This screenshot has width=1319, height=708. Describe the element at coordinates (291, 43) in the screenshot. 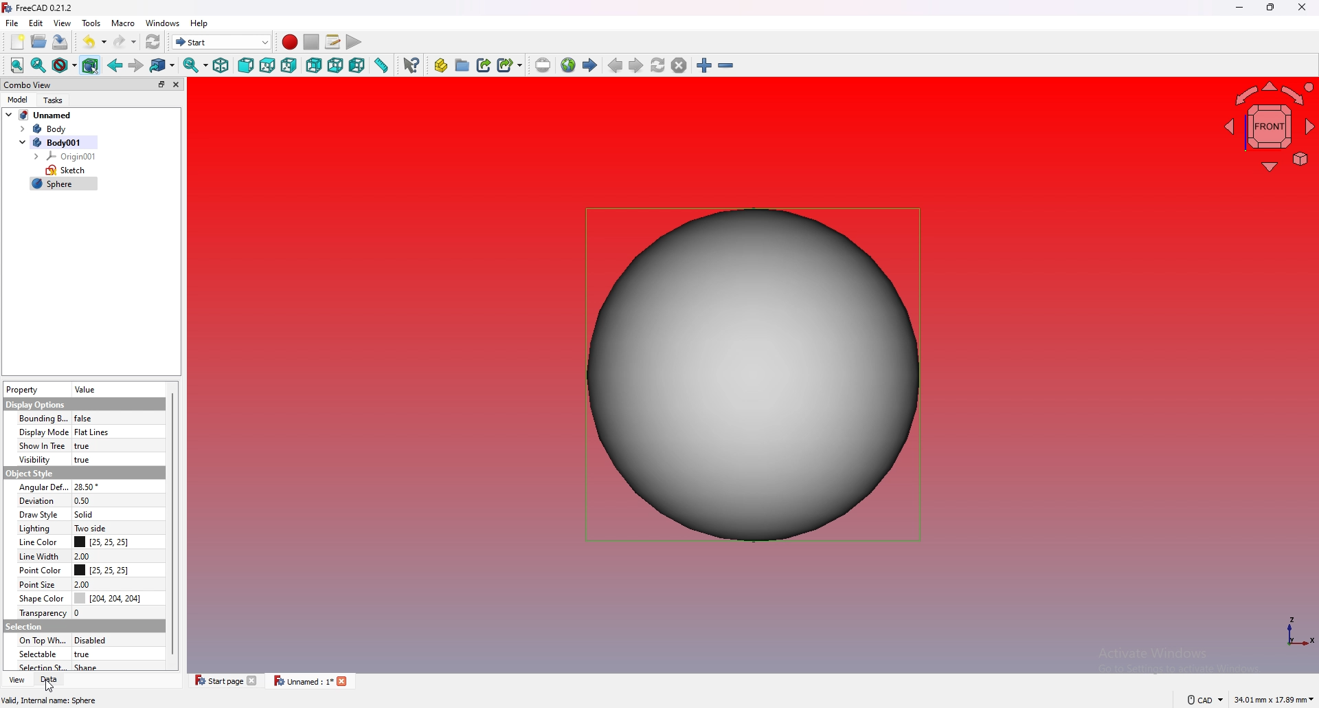

I see `record macro` at that location.